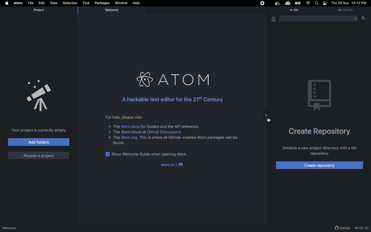  What do you see at coordinates (107, 154) in the screenshot?
I see `checkbox` at bounding box center [107, 154].